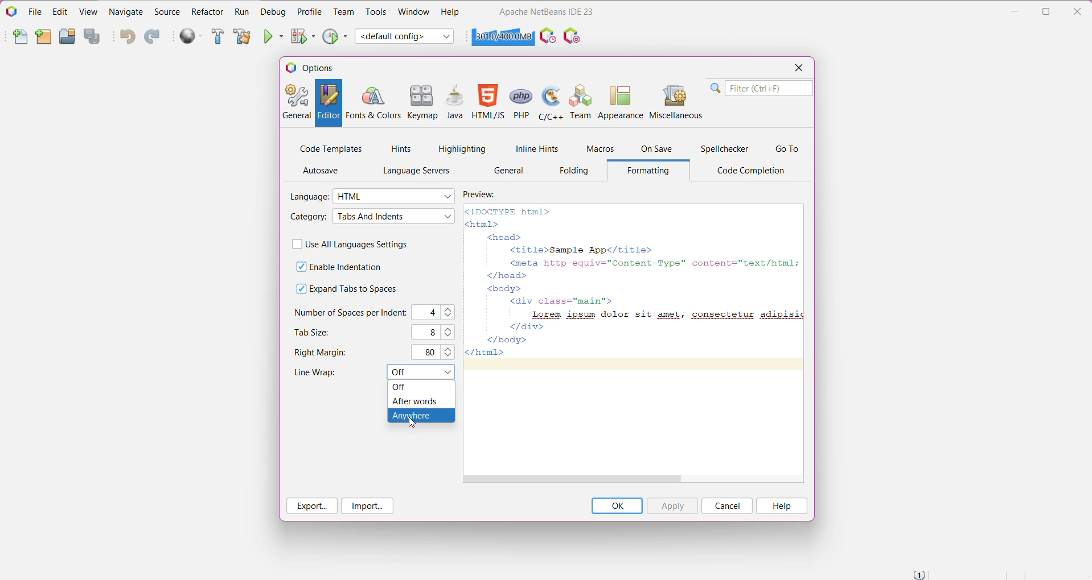  Describe the element at coordinates (207, 11) in the screenshot. I see `Refactor` at that location.